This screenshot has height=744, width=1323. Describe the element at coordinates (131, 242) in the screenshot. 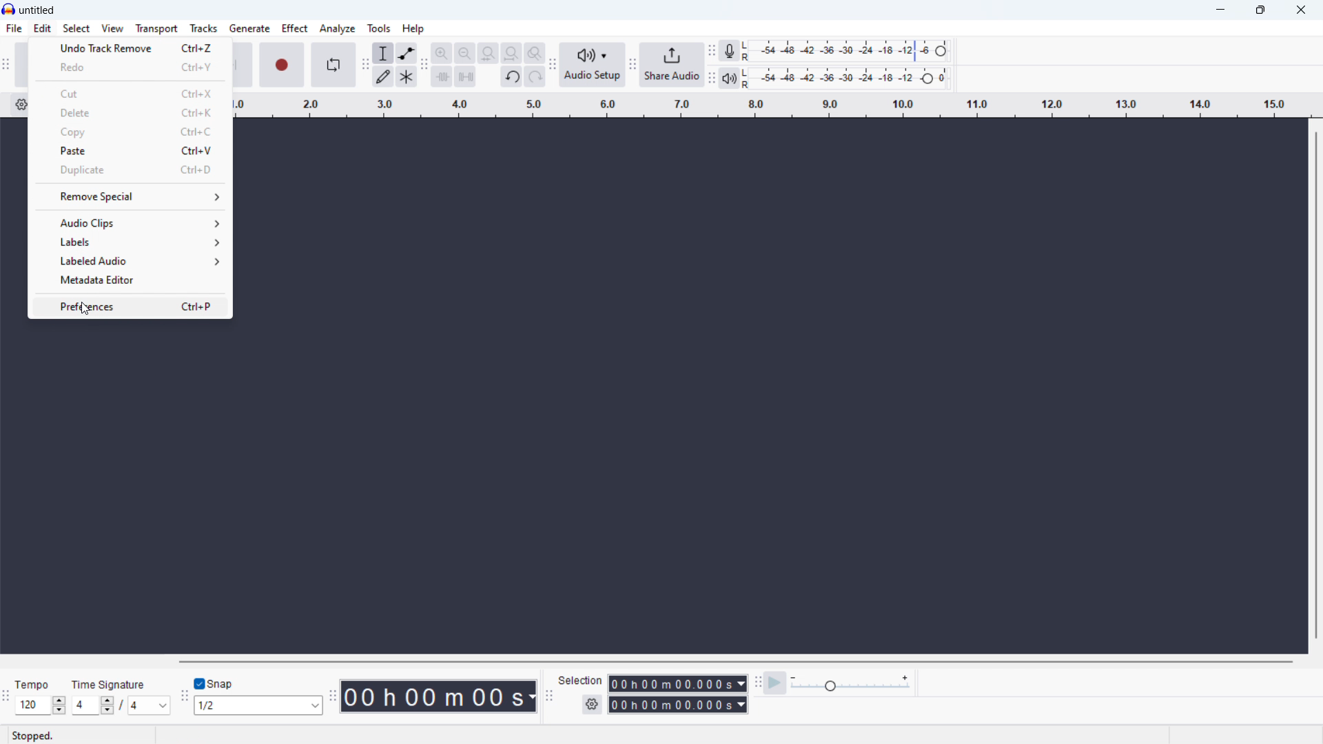

I see `labels` at that location.